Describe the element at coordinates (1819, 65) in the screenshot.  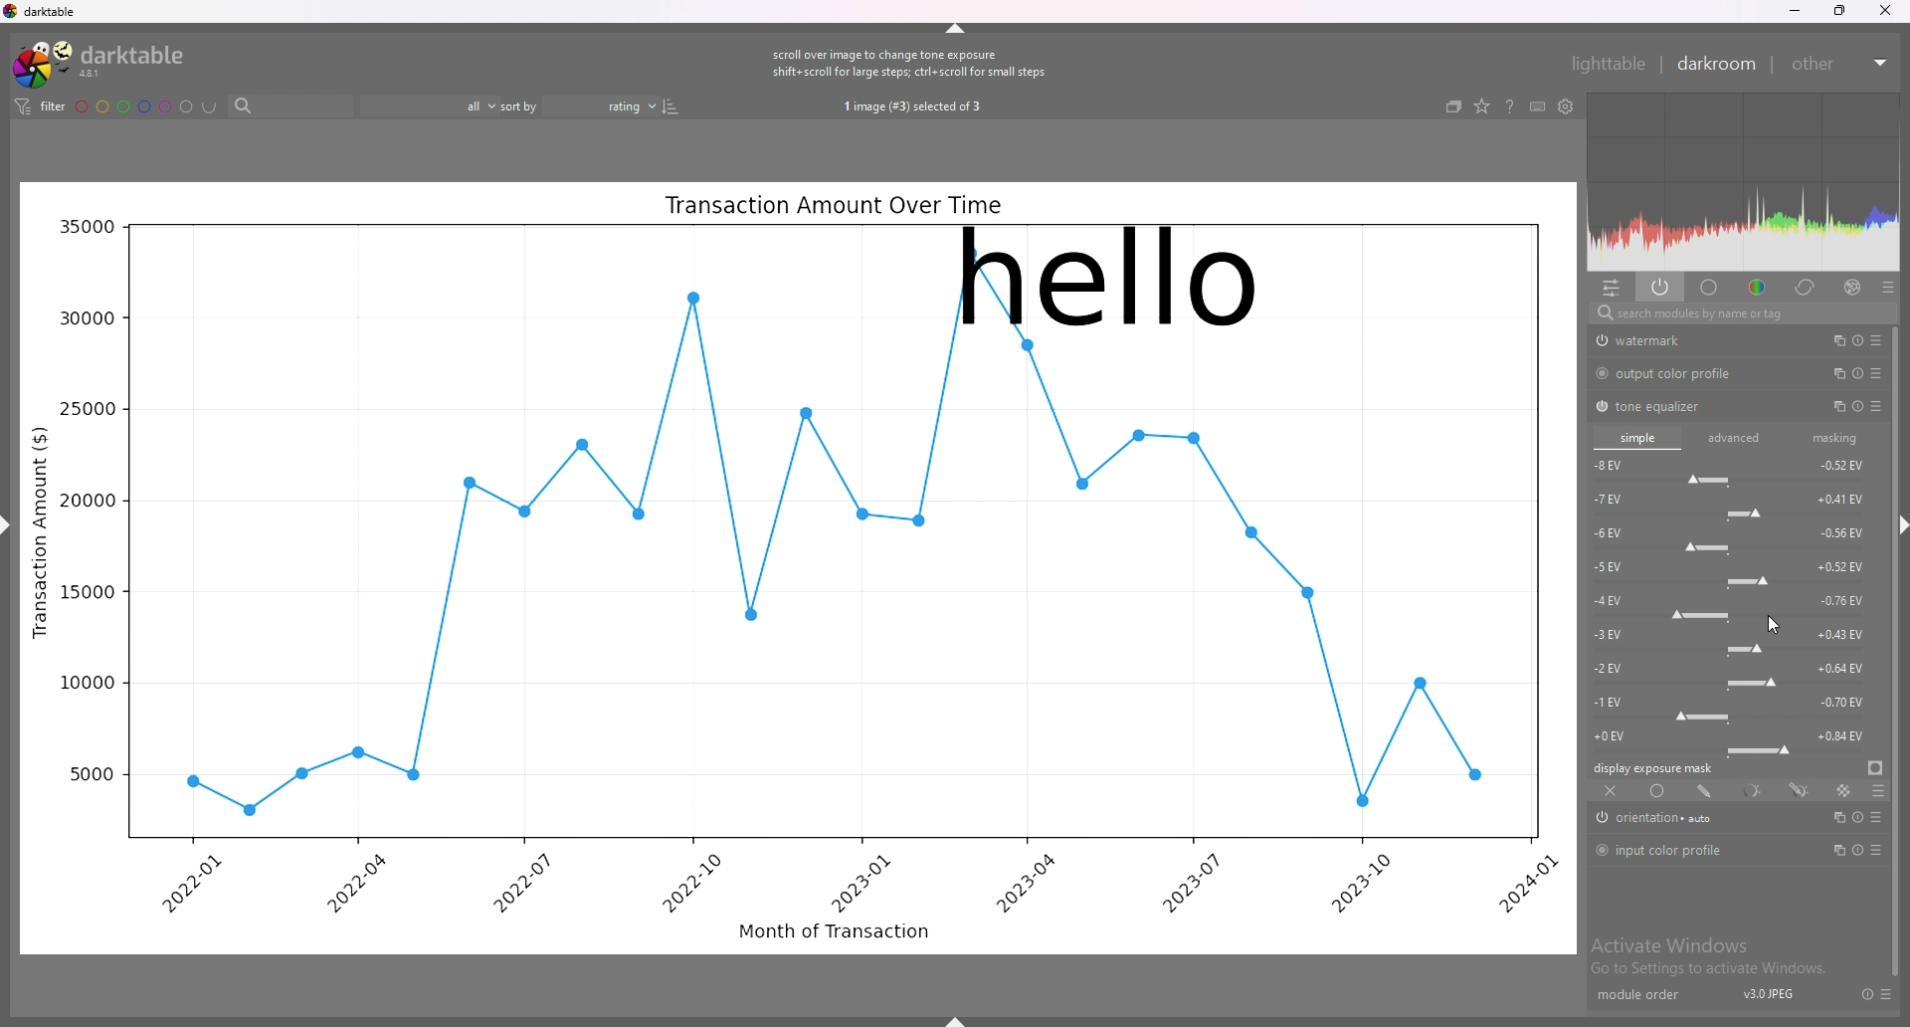
I see `other` at that location.